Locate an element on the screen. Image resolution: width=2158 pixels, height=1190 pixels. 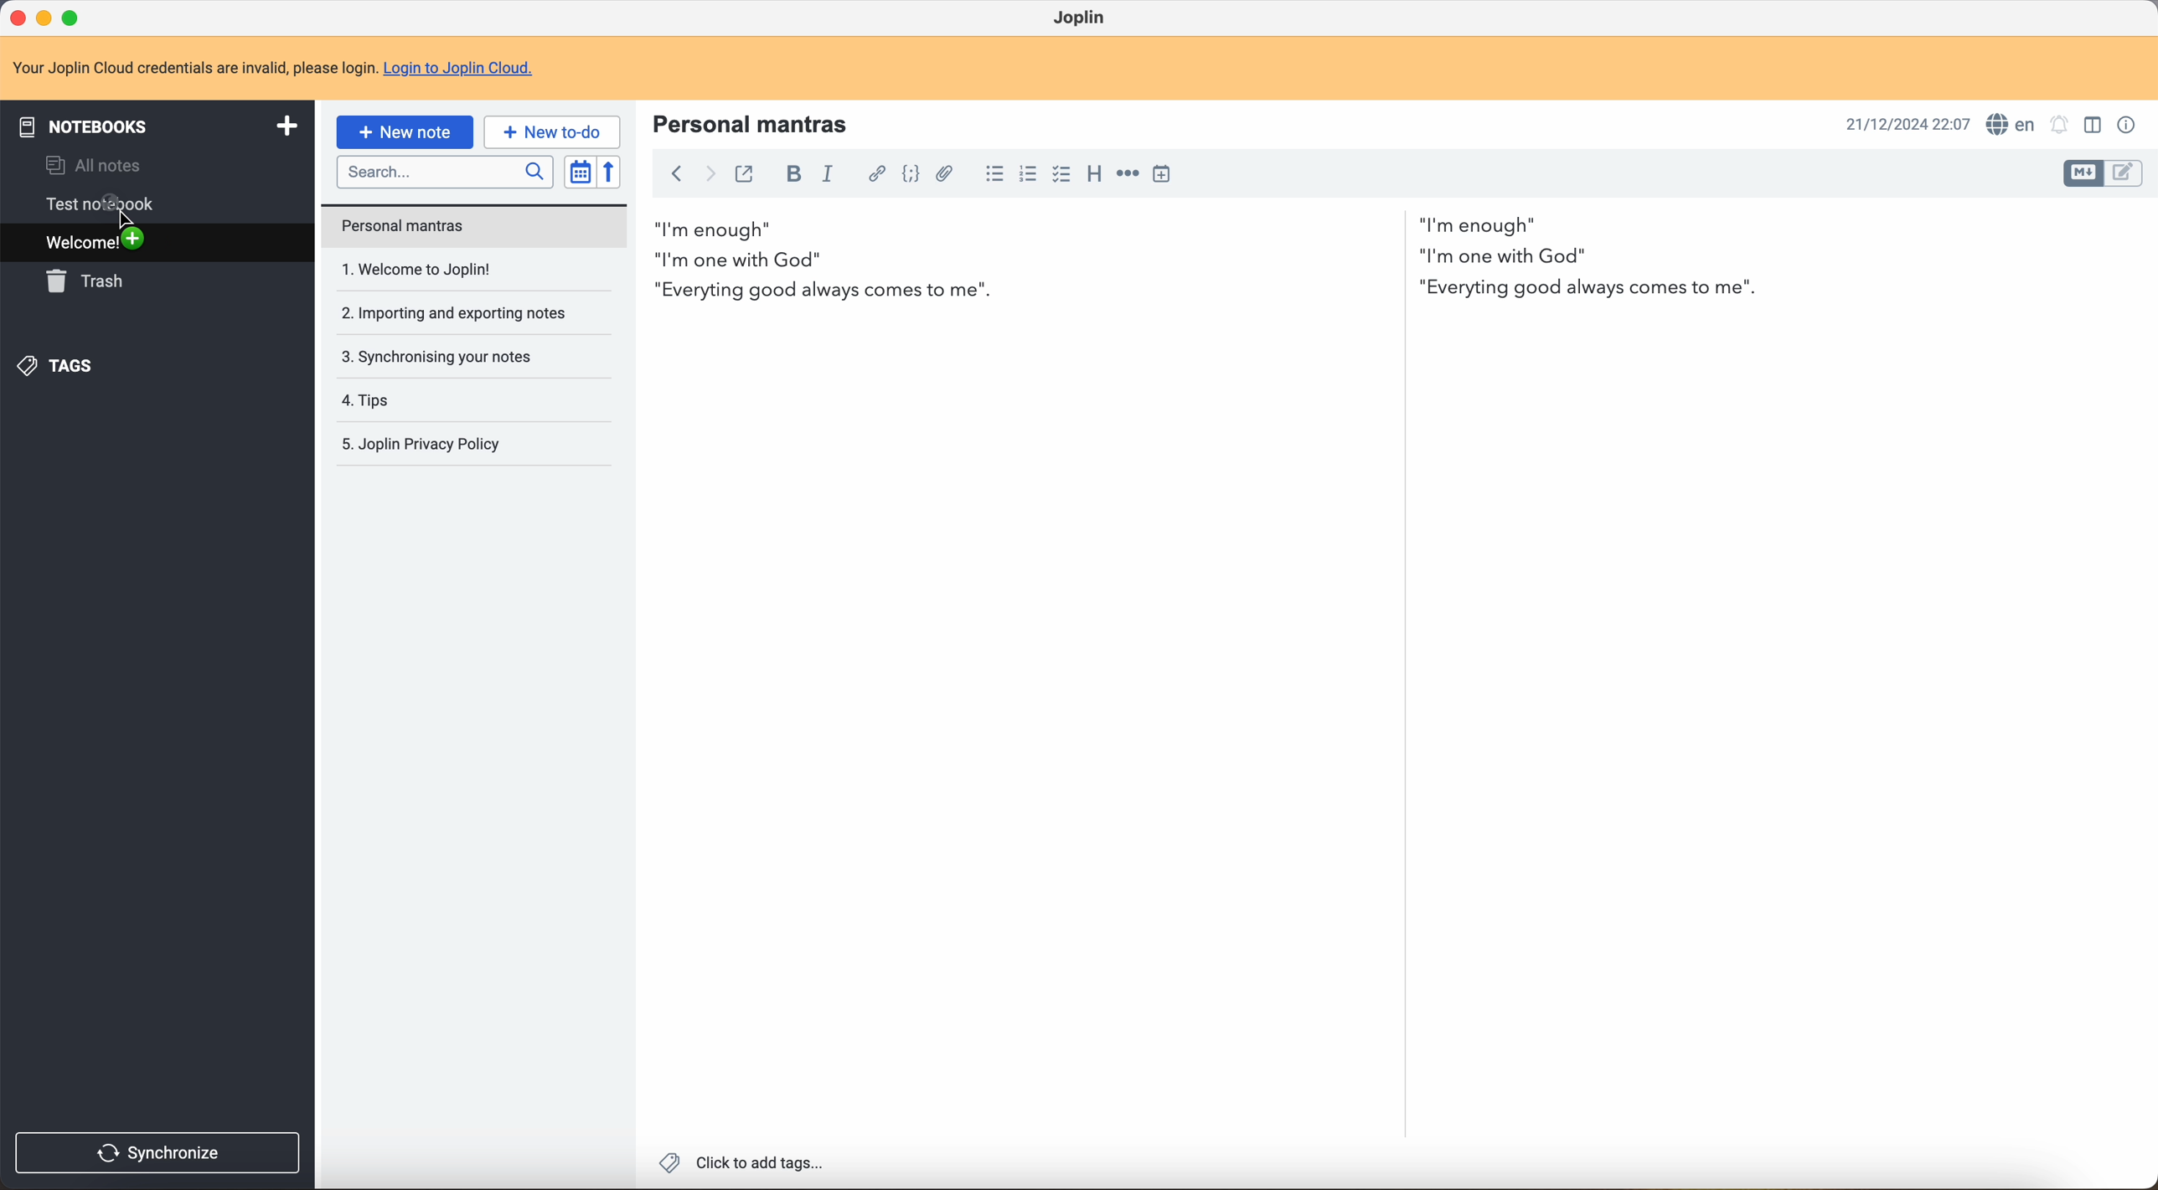
code is located at coordinates (909, 176).